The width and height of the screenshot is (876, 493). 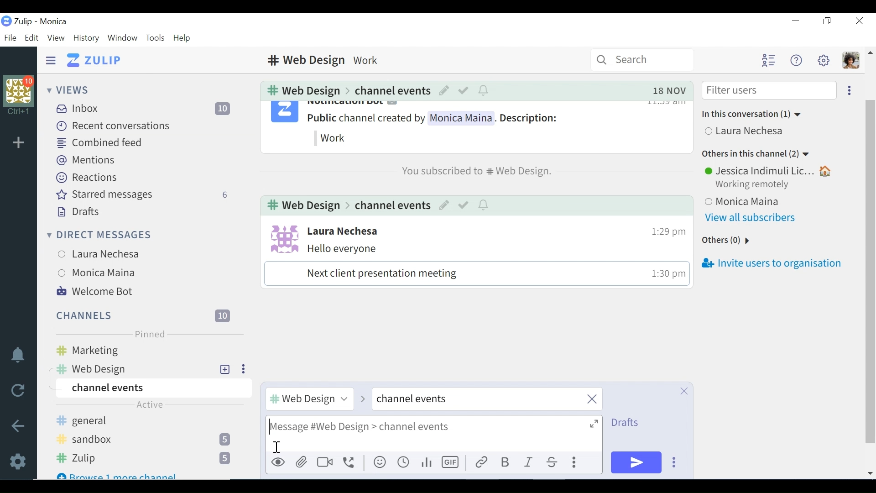 I want to click on Organisation profile, so click(x=20, y=90).